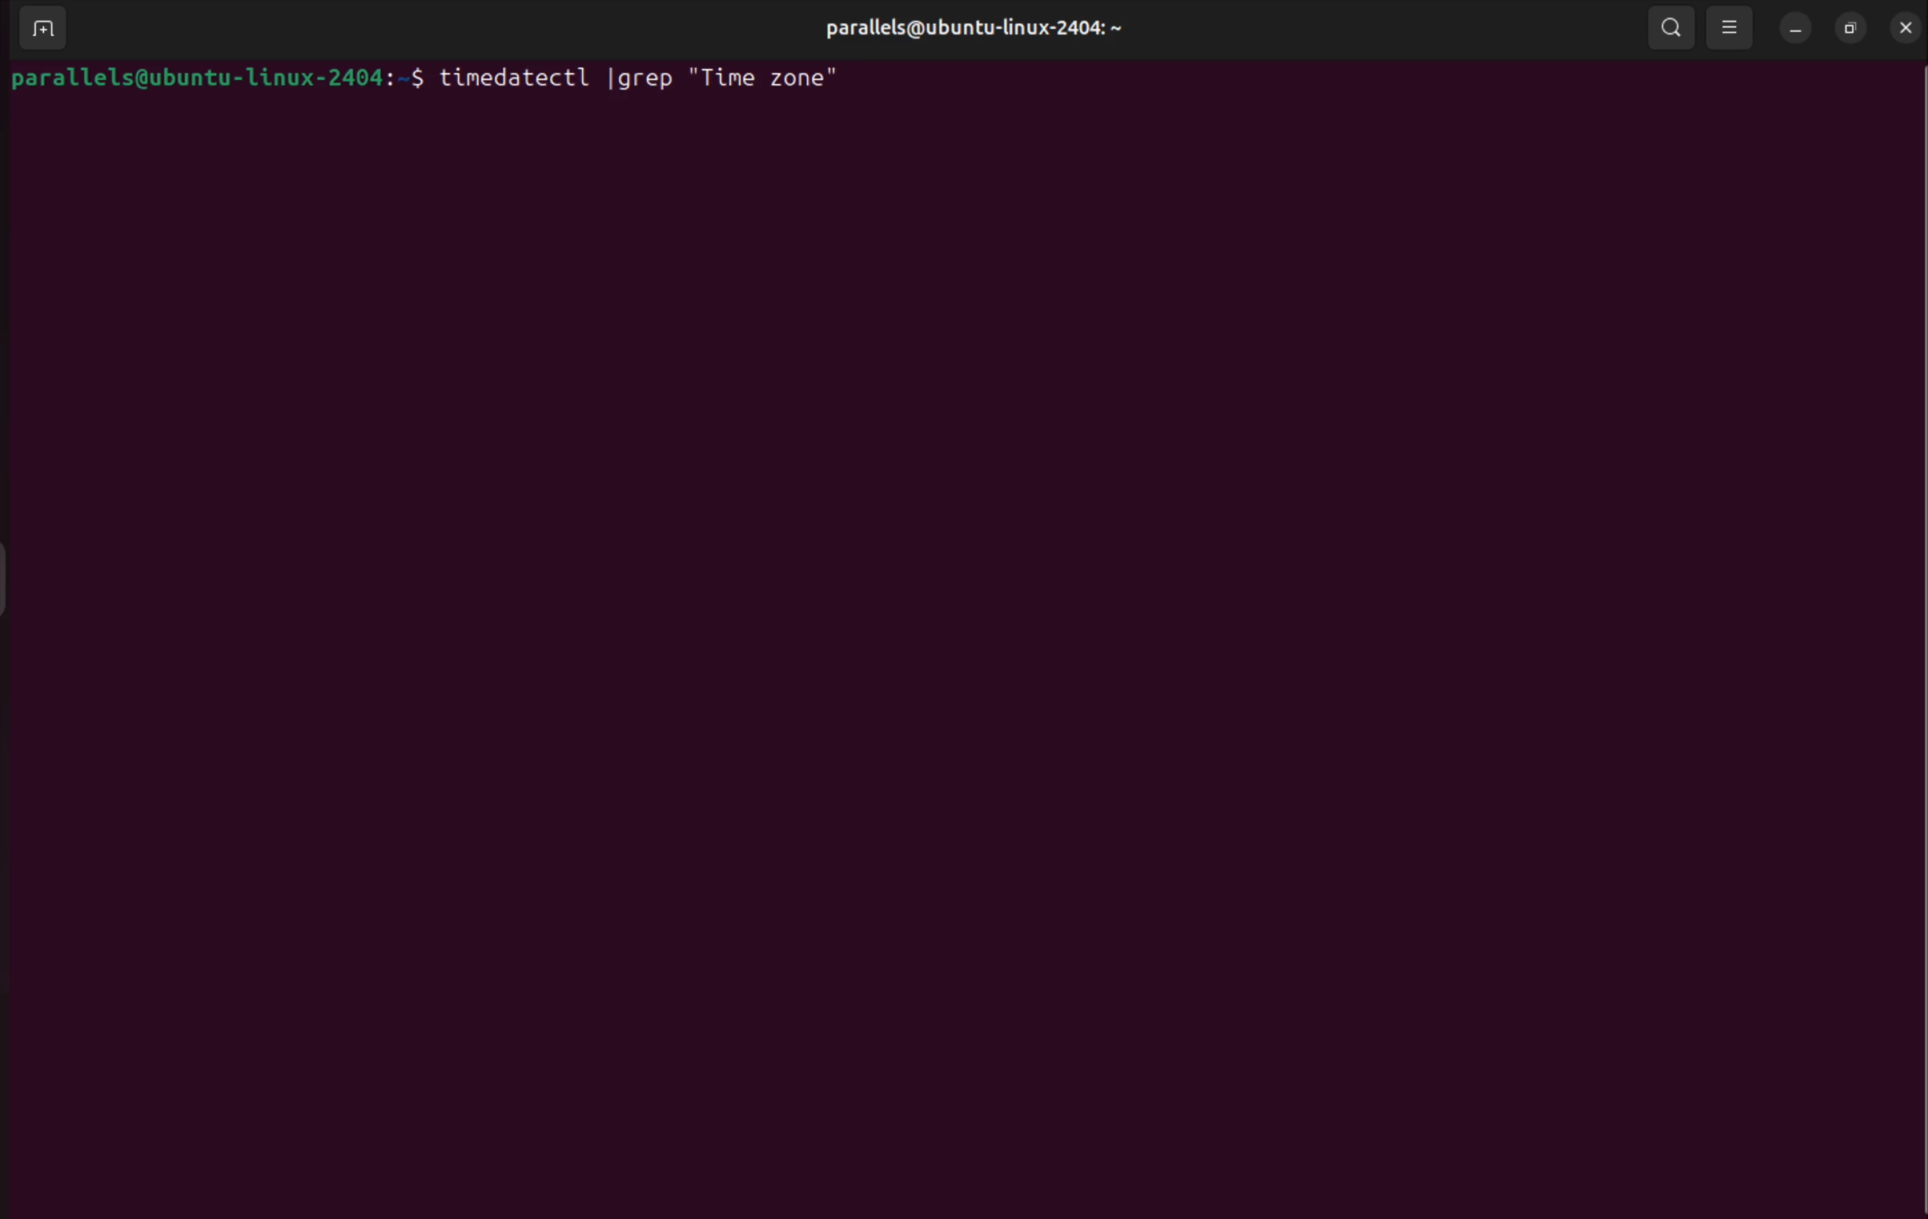 This screenshot has width=1928, height=1219. What do you see at coordinates (1732, 26) in the screenshot?
I see `view options` at bounding box center [1732, 26].